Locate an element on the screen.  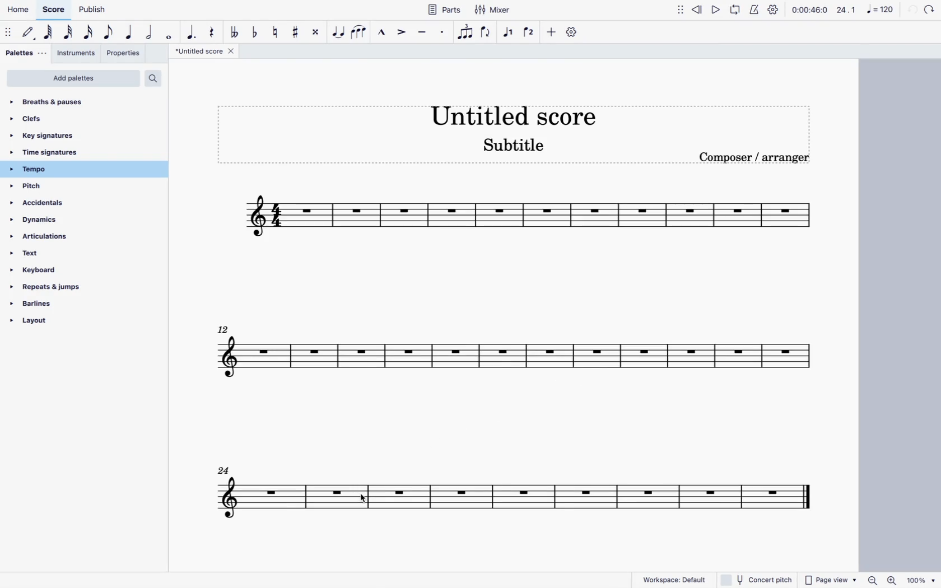
voice 1 is located at coordinates (508, 31).